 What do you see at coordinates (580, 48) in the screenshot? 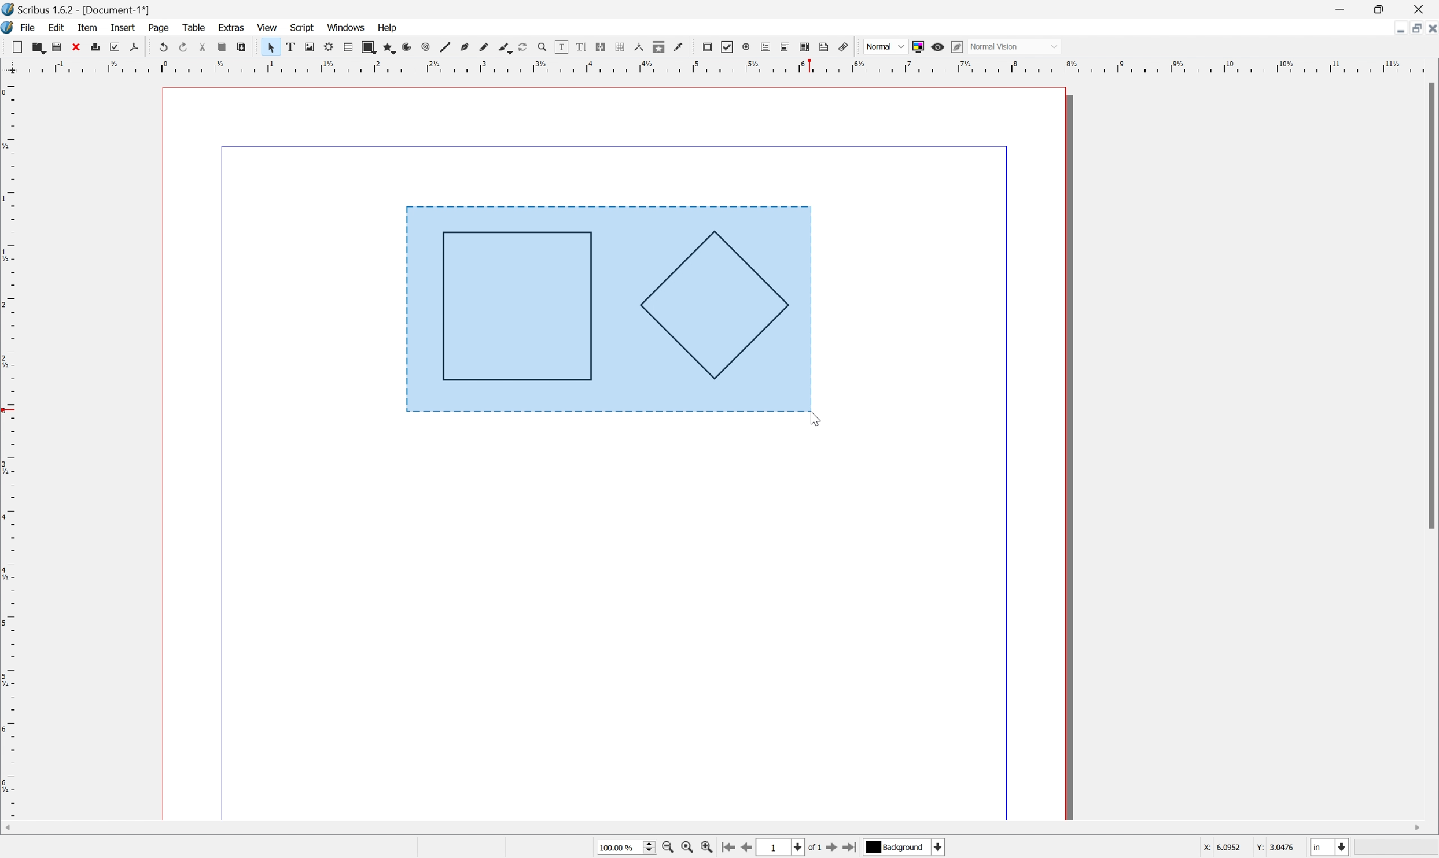
I see `edit text with story editor` at bounding box center [580, 48].